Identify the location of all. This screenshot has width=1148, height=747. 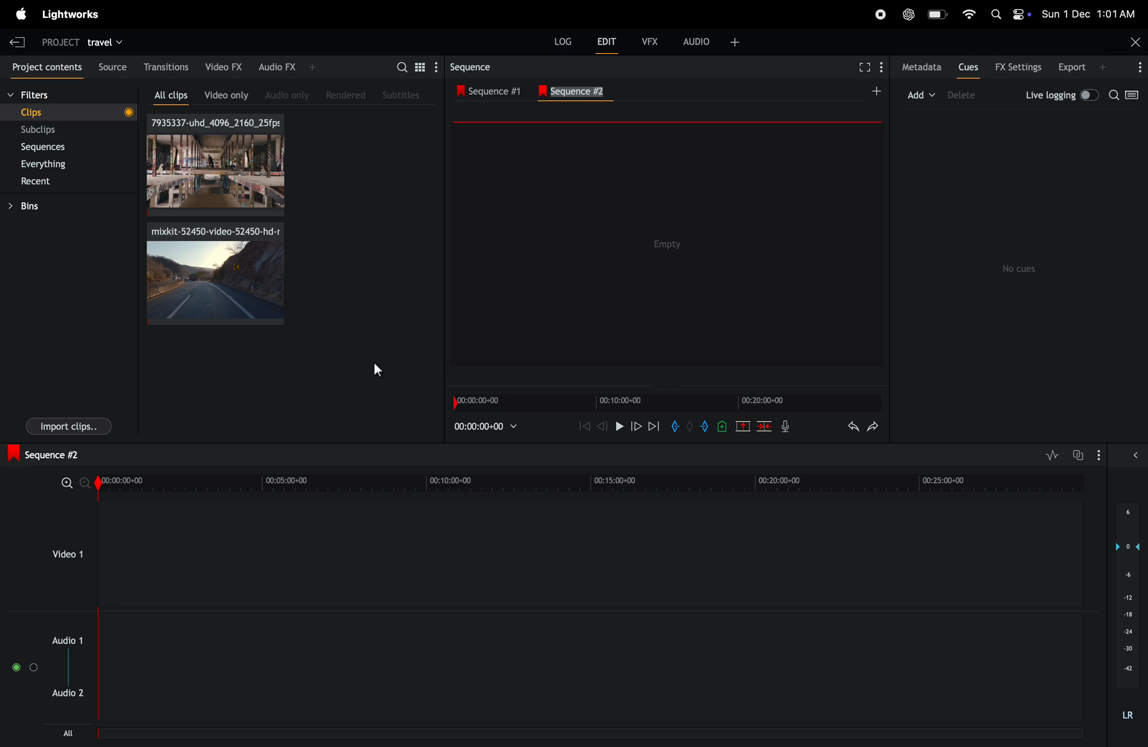
(68, 733).